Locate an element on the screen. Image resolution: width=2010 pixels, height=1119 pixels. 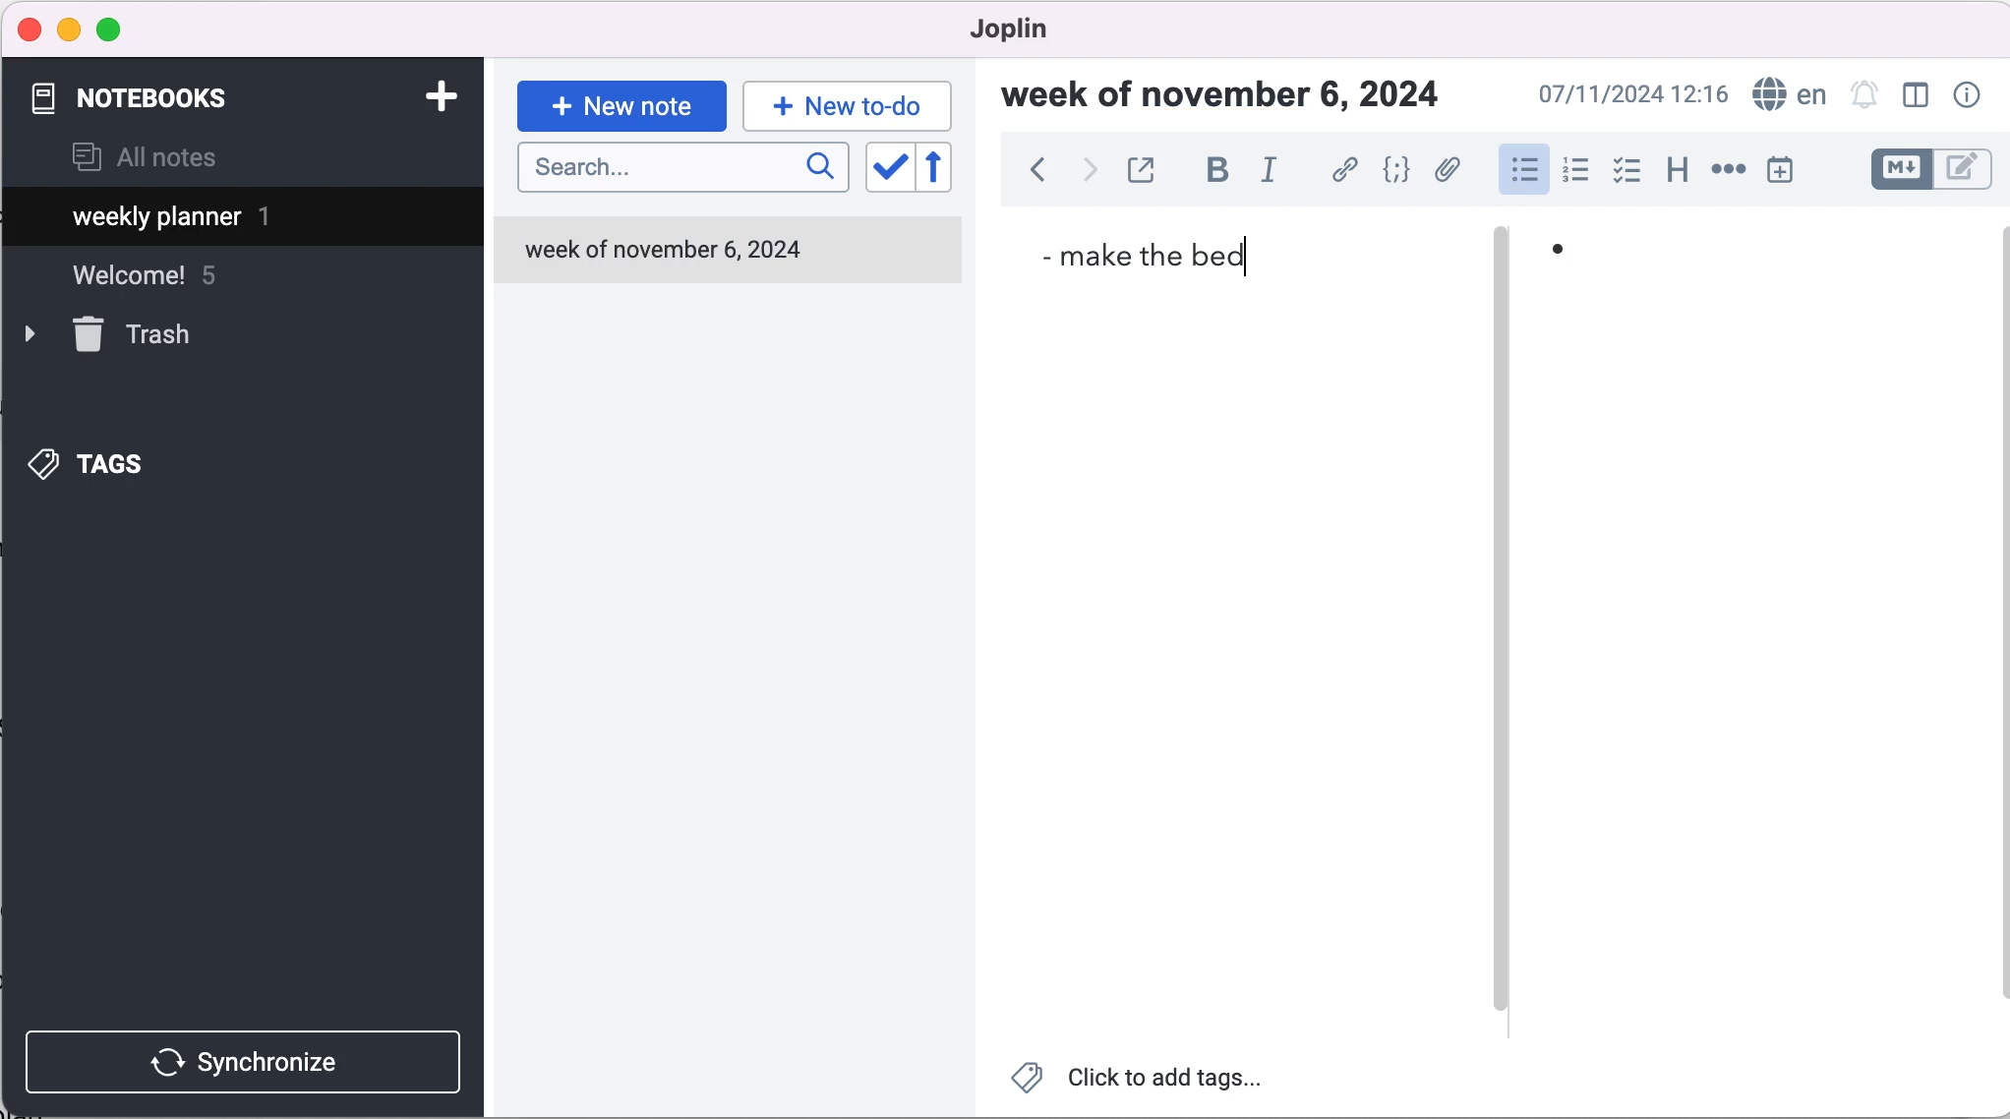
horizontal rules is located at coordinates (1725, 171).